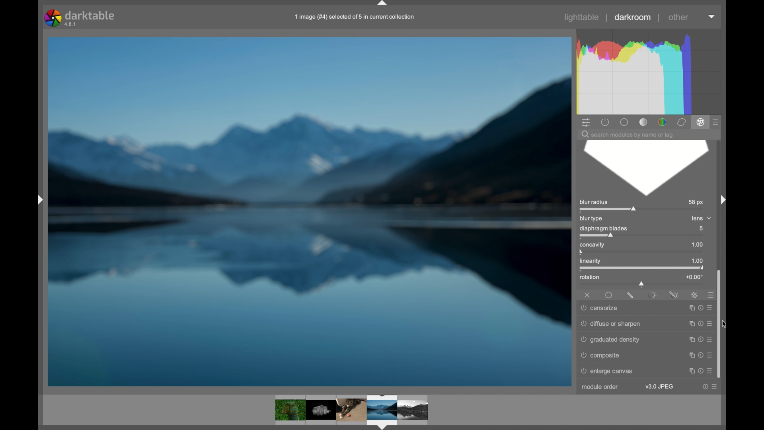  Describe the element at coordinates (681, 122) in the screenshot. I see `correct` at that location.